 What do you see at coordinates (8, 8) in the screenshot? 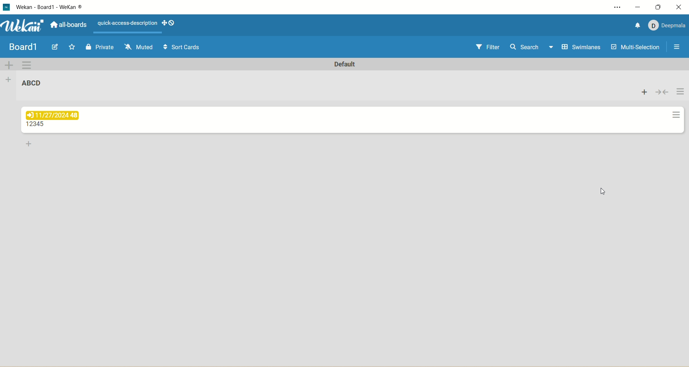
I see `logo` at bounding box center [8, 8].